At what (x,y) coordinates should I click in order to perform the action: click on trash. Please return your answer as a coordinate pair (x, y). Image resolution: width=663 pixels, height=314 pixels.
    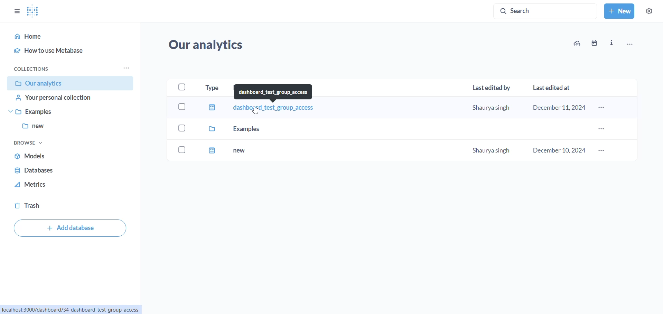
    Looking at the image, I should click on (59, 205).